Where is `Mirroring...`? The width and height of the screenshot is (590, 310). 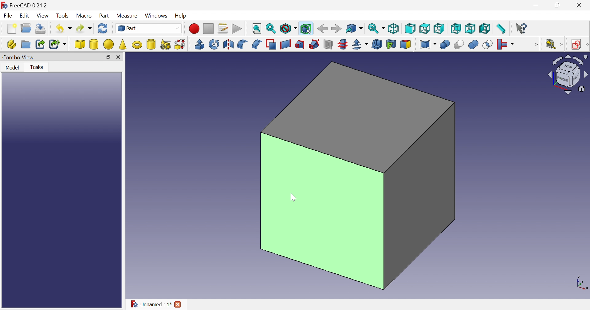
Mirroring... is located at coordinates (227, 44).